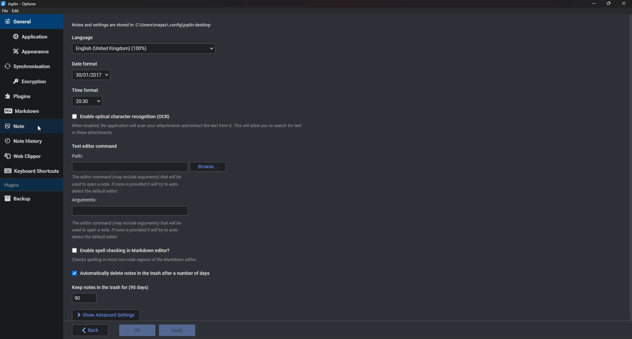  What do you see at coordinates (29, 156) in the screenshot?
I see `Web Clipper` at bounding box center [29, 156].